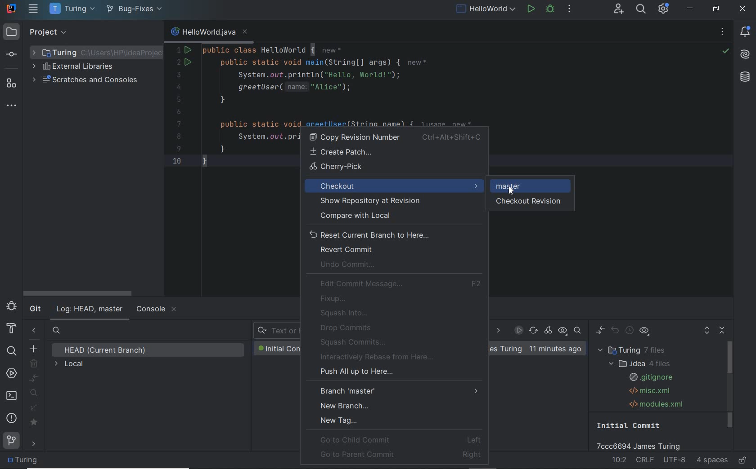 The image size is (756, 469). What do you see at coordinates (512, 190) in the screenshot?
I see `cursor` at bounding box center [512, 190].